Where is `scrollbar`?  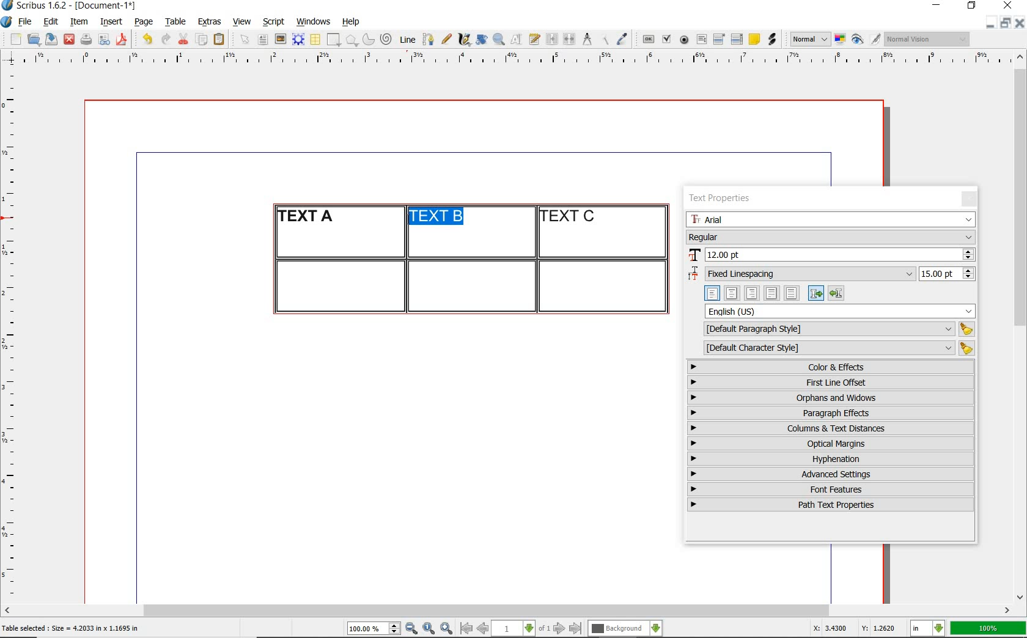
scrollbar is located at coordinates (507, 612).